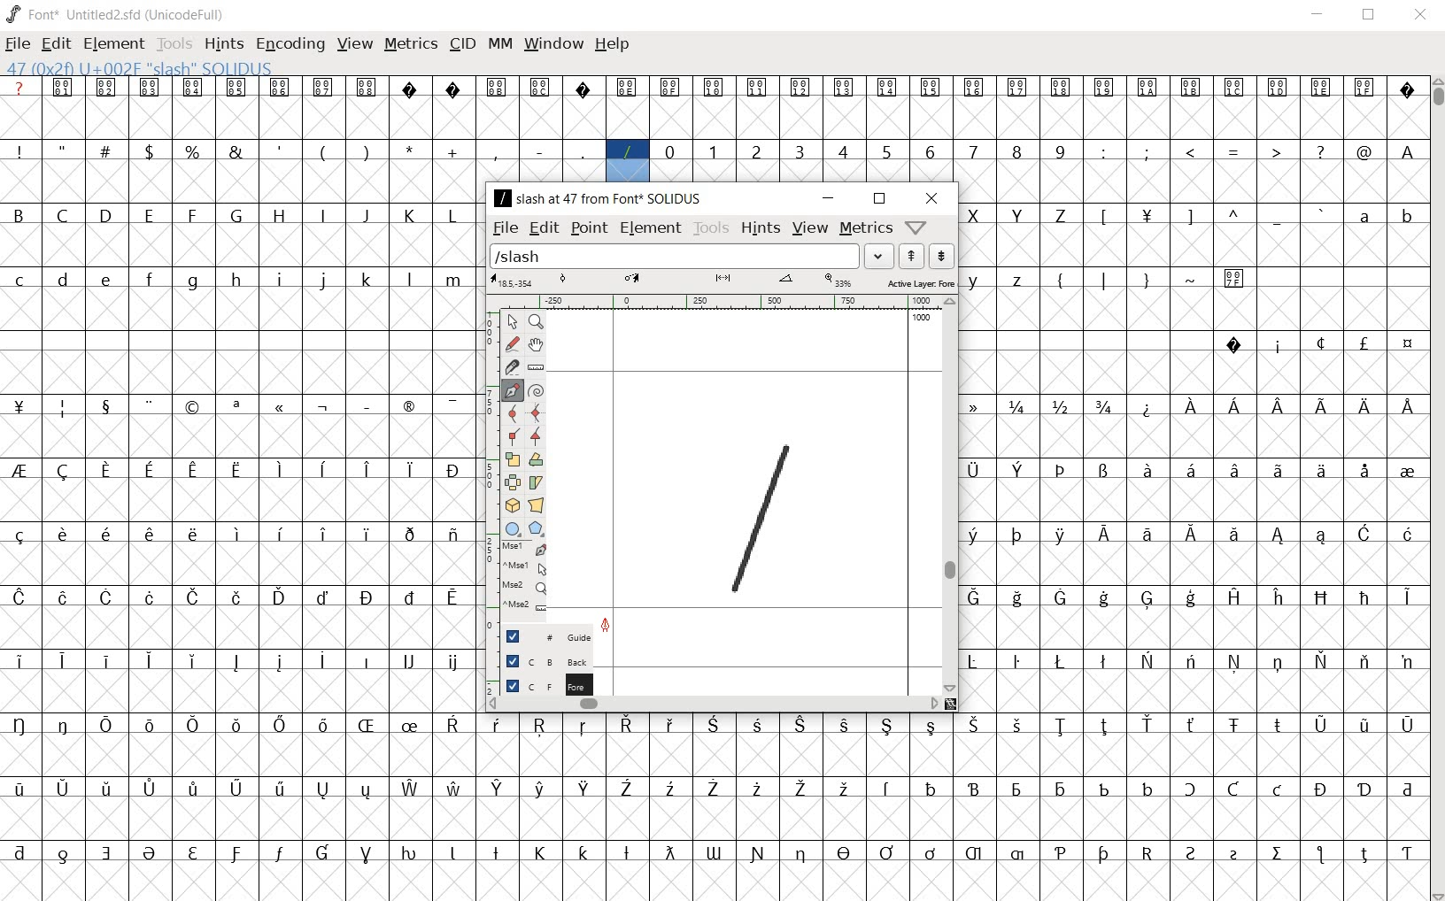 The width and height of the screenshot is (1445, 901). Describe the element at coordinates (711, 851) in the screenshot. I see `` at that location.